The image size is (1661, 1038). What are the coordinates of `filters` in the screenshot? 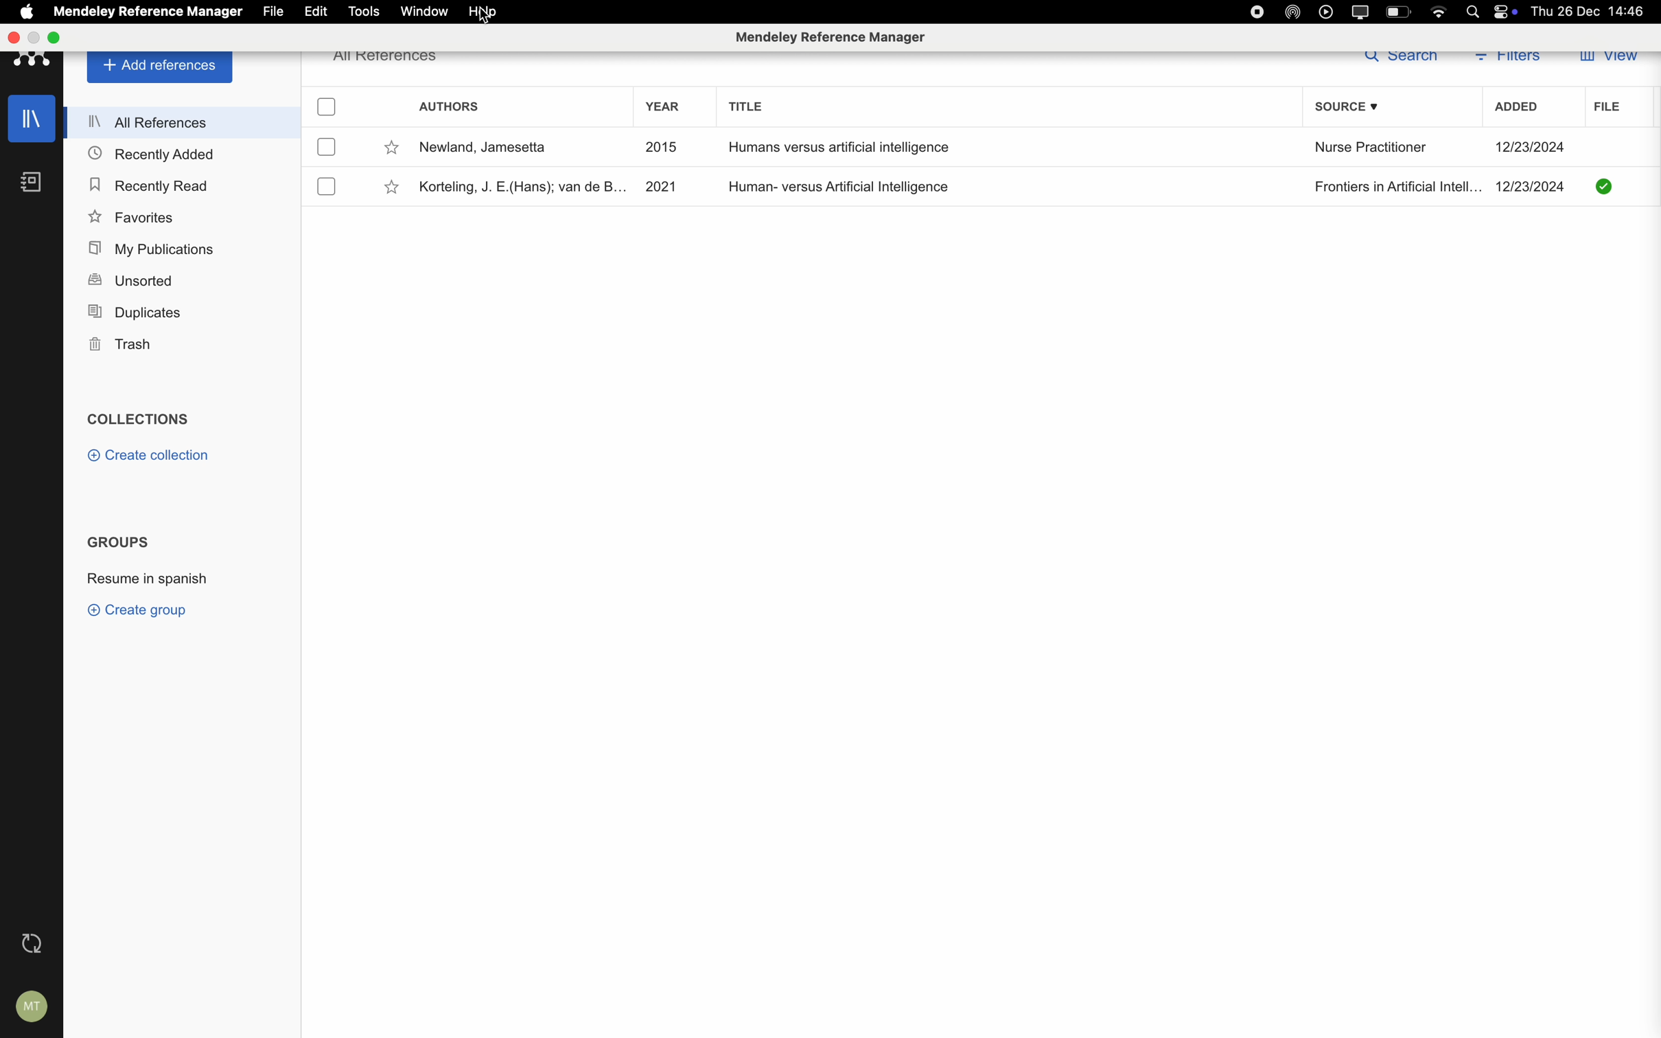 It's located at (1513, 60).